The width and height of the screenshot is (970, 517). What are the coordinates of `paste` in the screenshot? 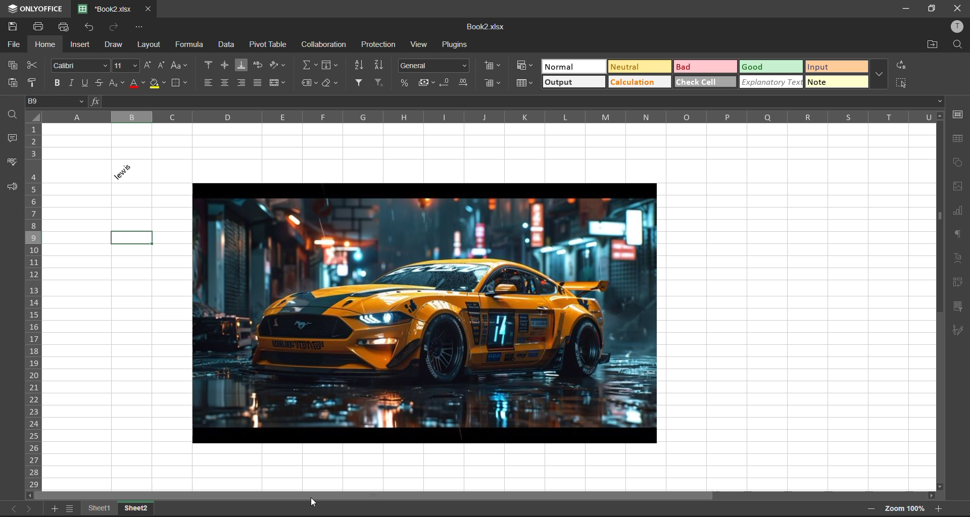 It's located at (9, 83).